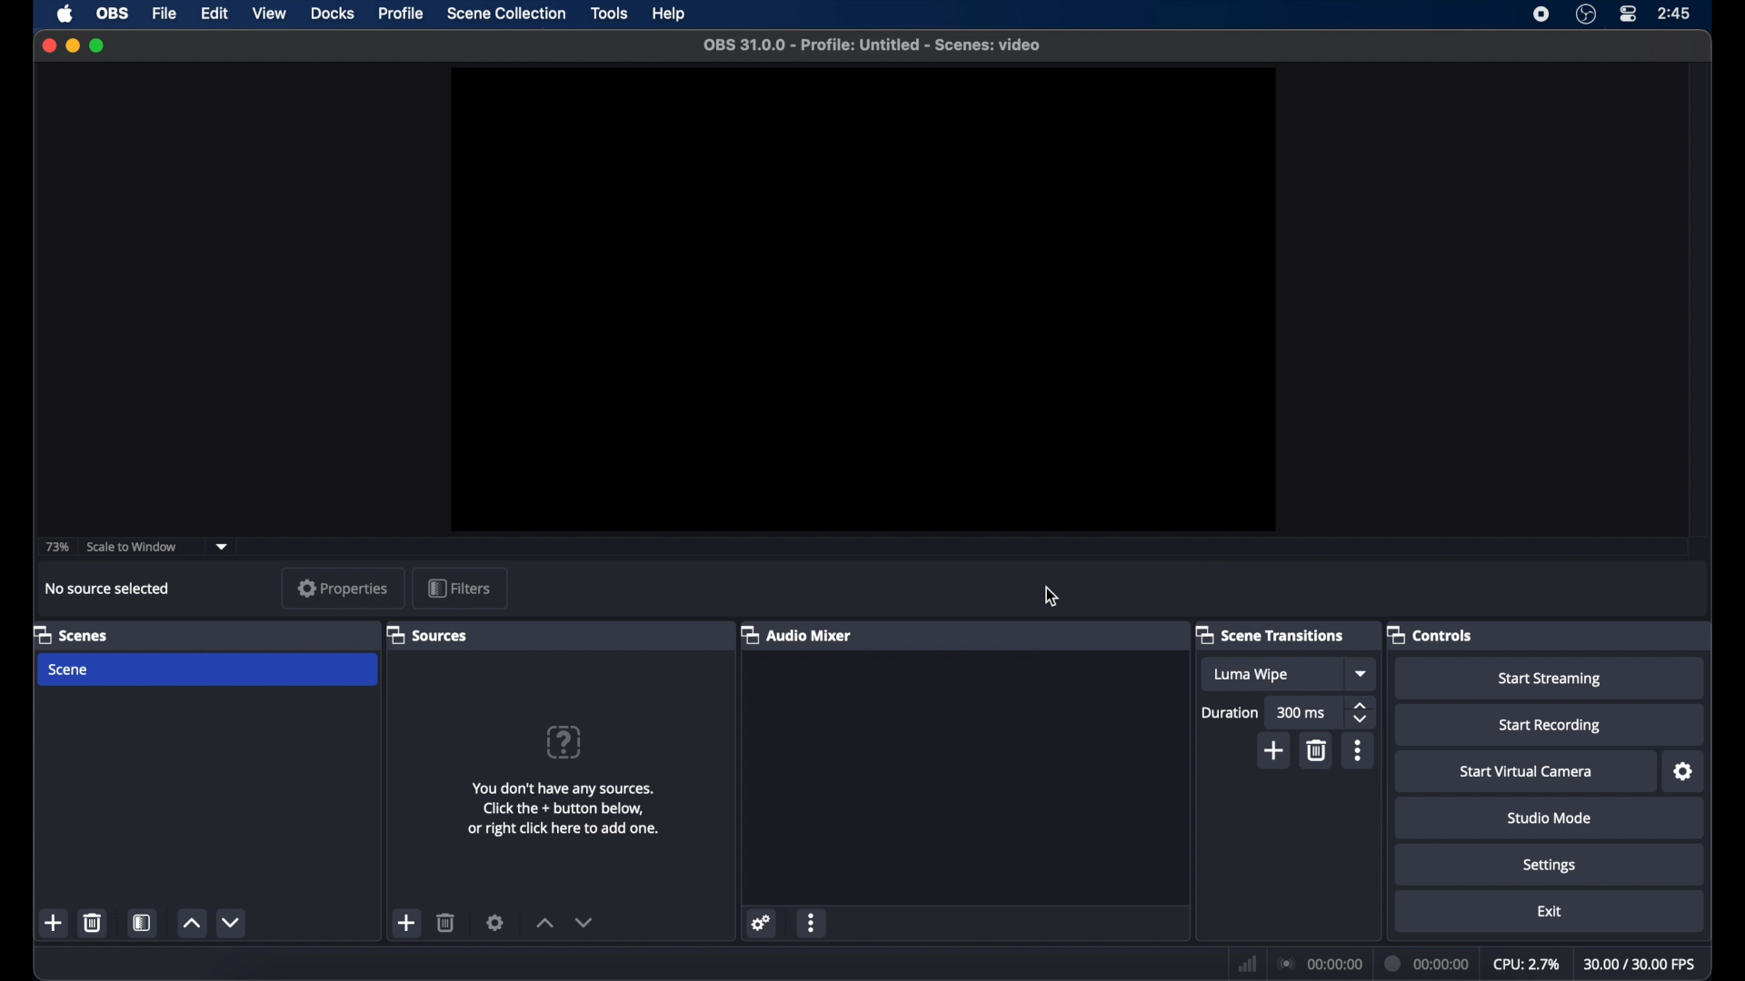 The image size is (1745, 981). Describe the element at coordinates (505, 14) in the screenshot. I see `scene collection` at that location.